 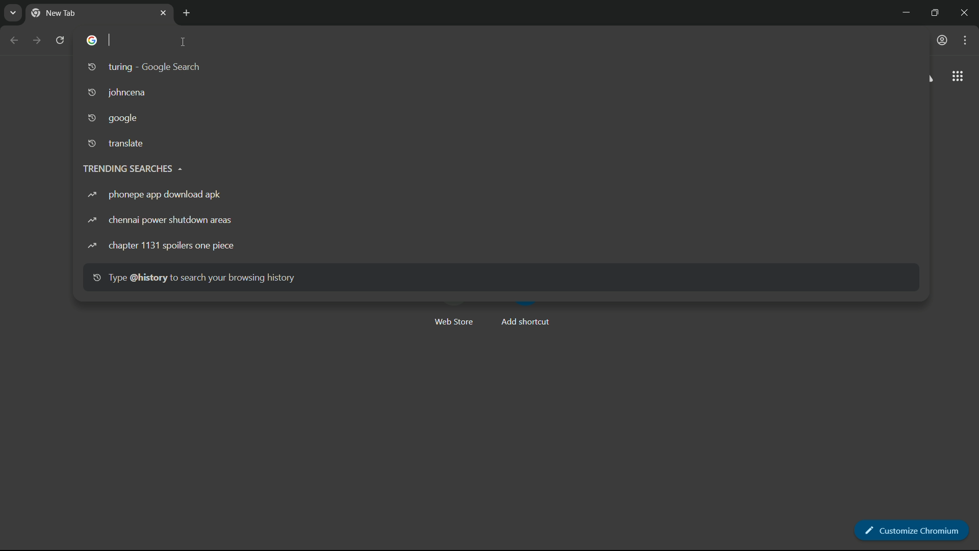 What do you see at coordinates (145, 68) in the screenshot?
I see `turing google search` at bounding box center [145, 68].